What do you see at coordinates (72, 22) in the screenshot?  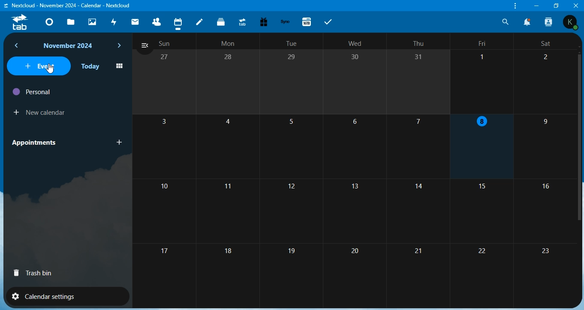 I see `files` at bounding box center [72, 22].